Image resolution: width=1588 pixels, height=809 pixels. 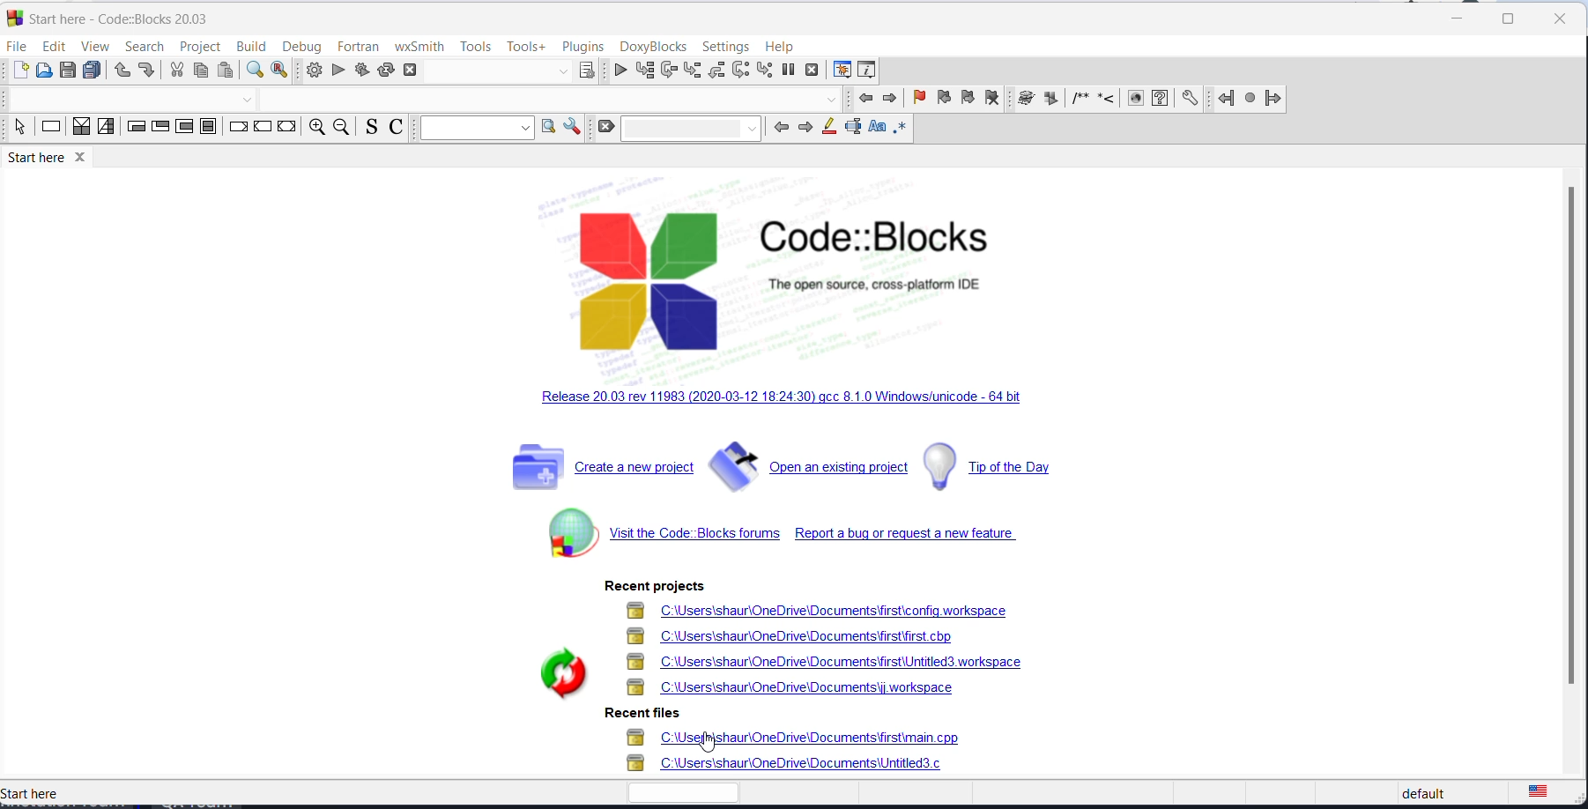 I want to click on ques, so click(x=1161, y=101).